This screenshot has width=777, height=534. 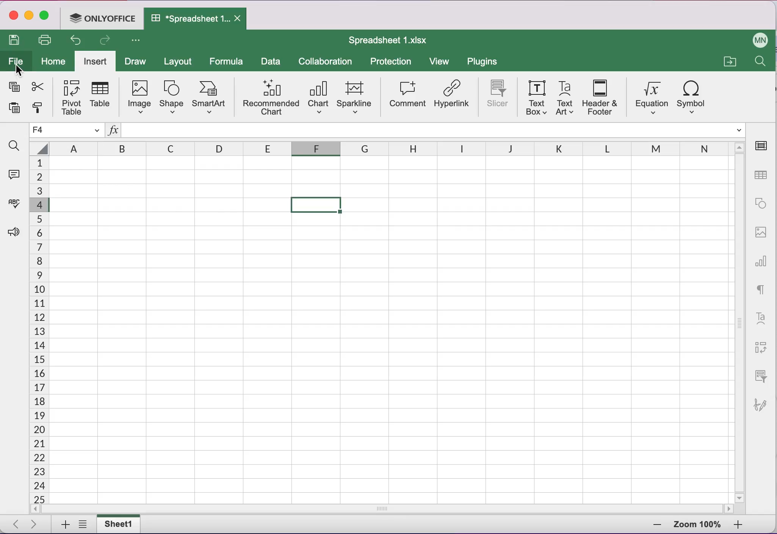 What do you see at coordinates (16, 41) in the screenshot?
I see `save` at bounding box center [16, 41].